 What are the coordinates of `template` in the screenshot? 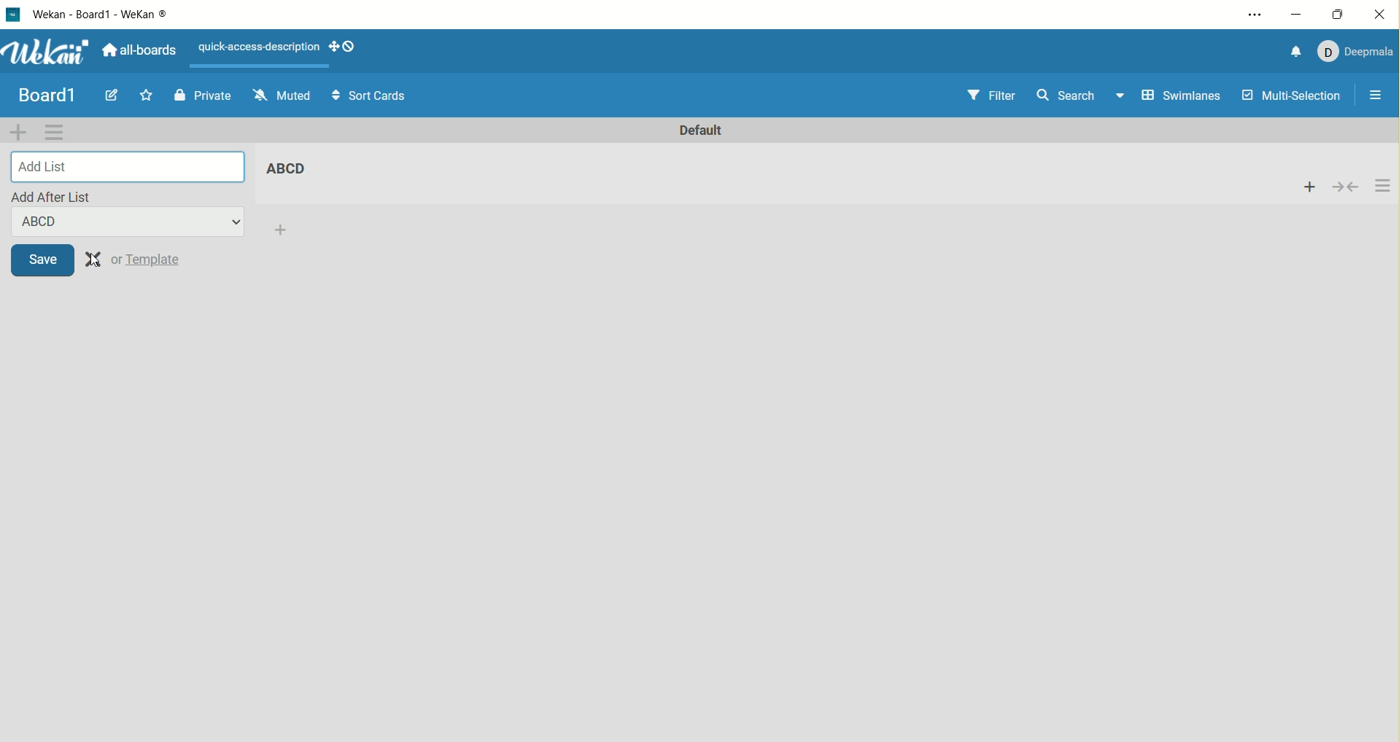 It's located at (156, 262).